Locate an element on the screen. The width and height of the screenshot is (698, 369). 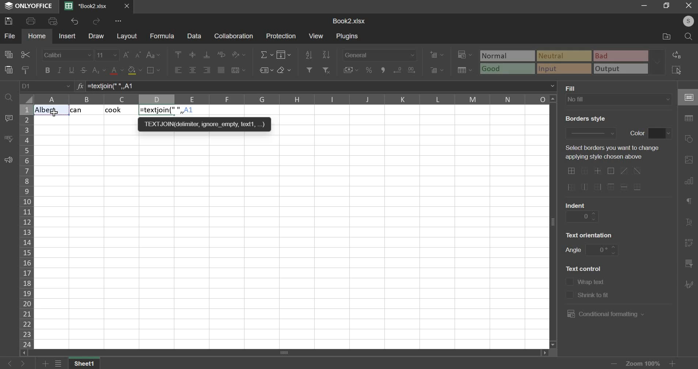
add cells is located at coordinates (437, 54).